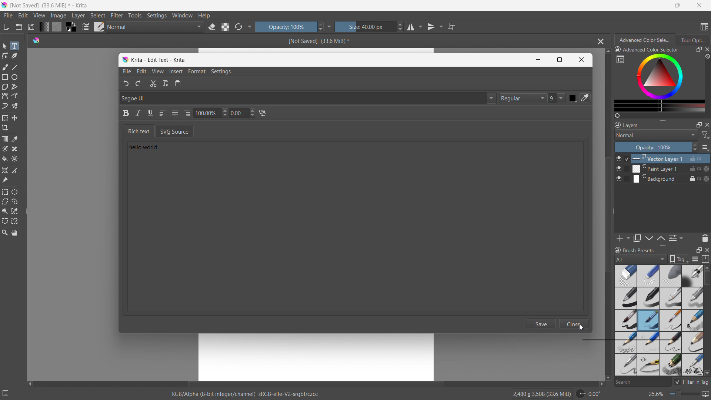 The height and width of the screenshot is (400, 711). Describe the element at coordinates (706, 135) in the screenshot. I see `filter` at that location.